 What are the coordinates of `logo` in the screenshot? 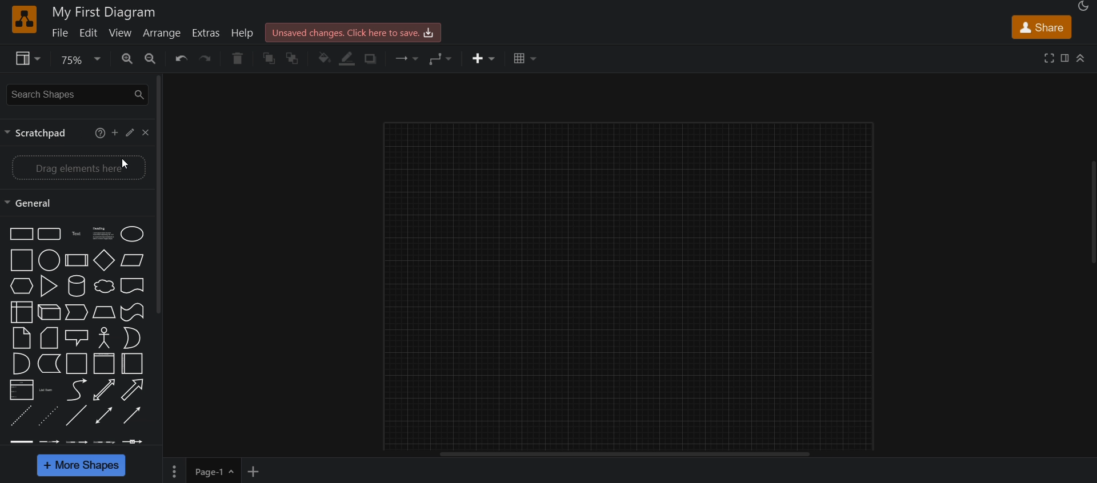 It's located at (23, 20).